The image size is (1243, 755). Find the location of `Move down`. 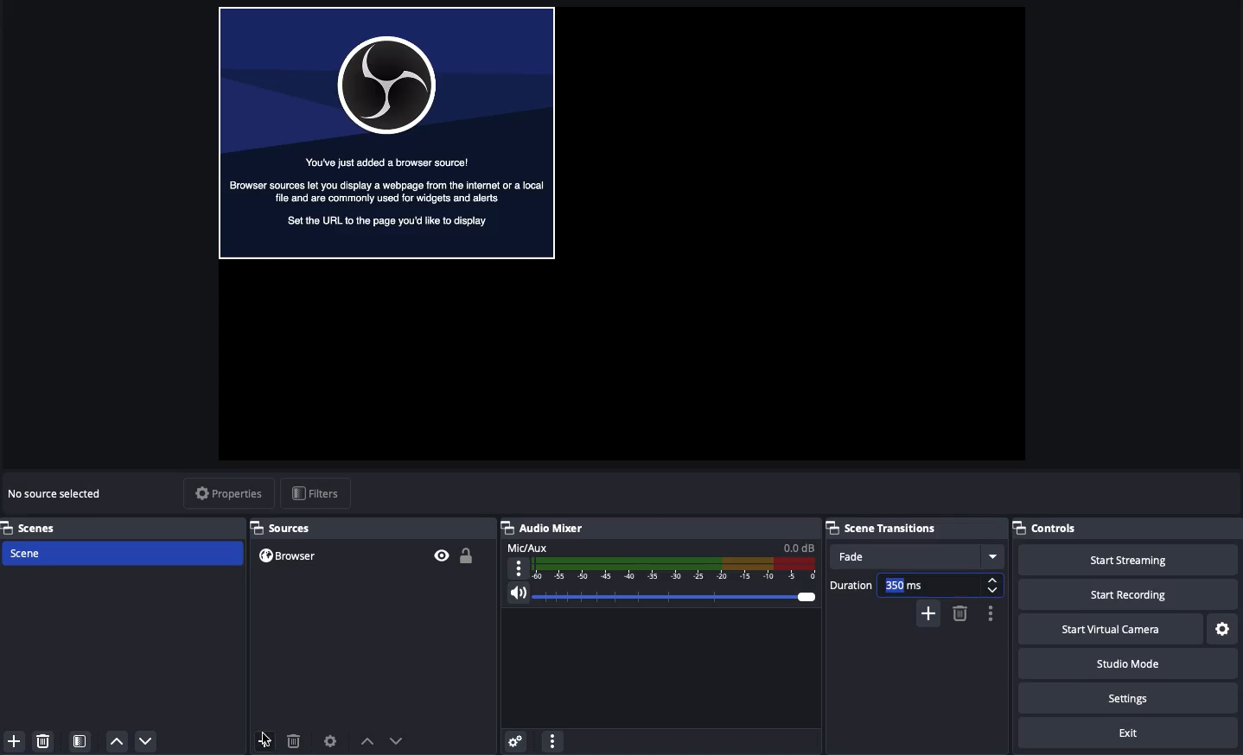

Move down is located at coordinates (396, 740).